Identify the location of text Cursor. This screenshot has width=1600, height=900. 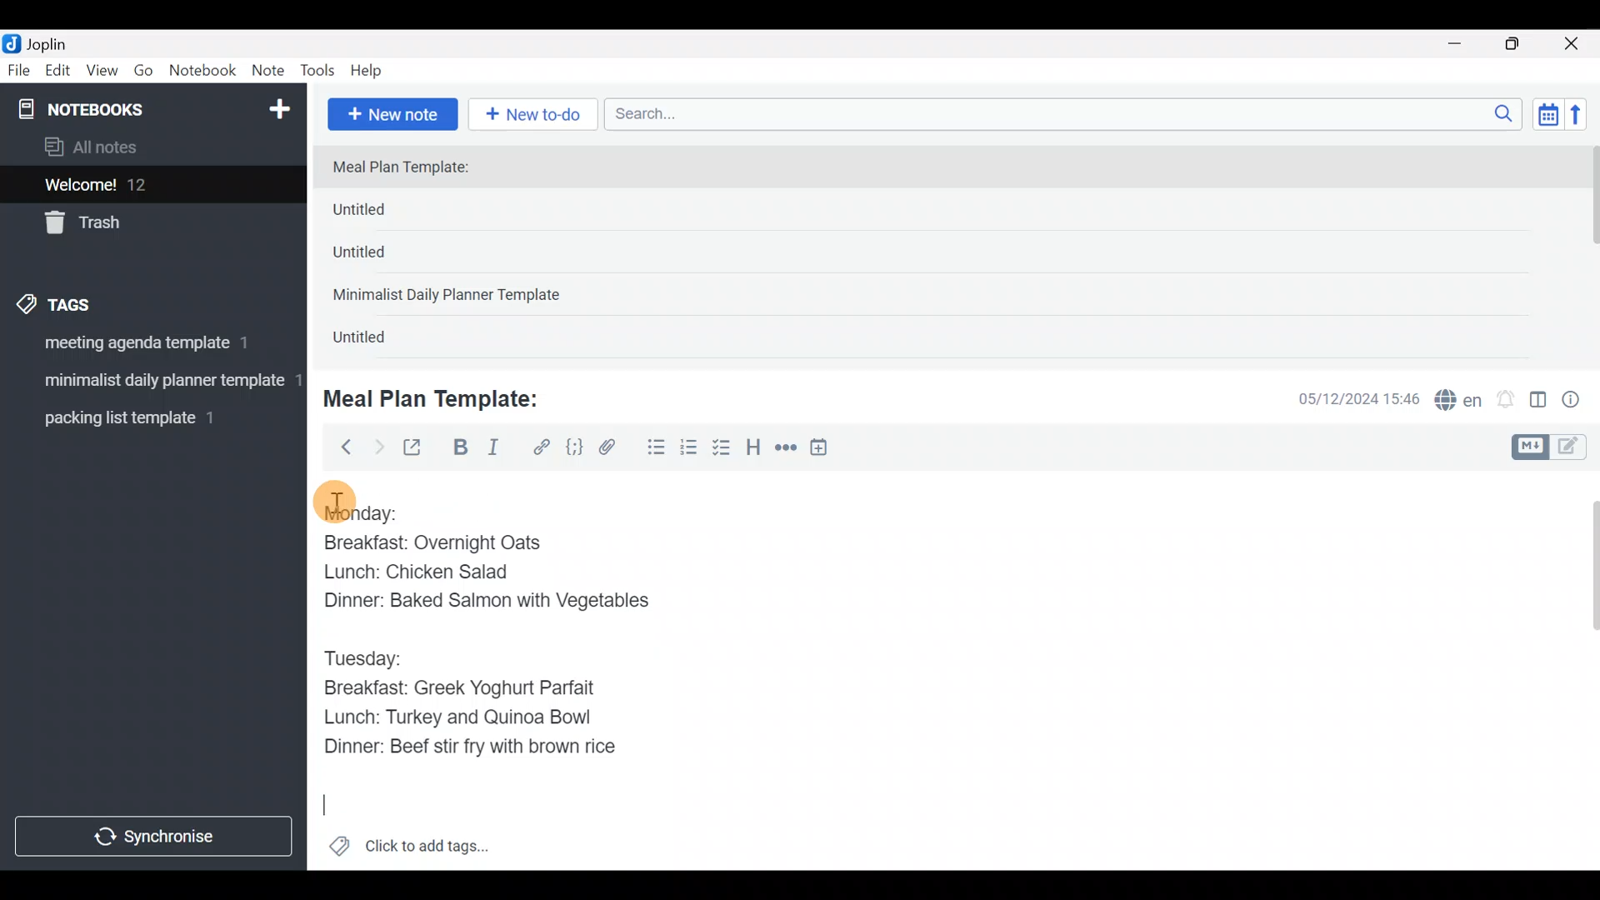
(329, 809).